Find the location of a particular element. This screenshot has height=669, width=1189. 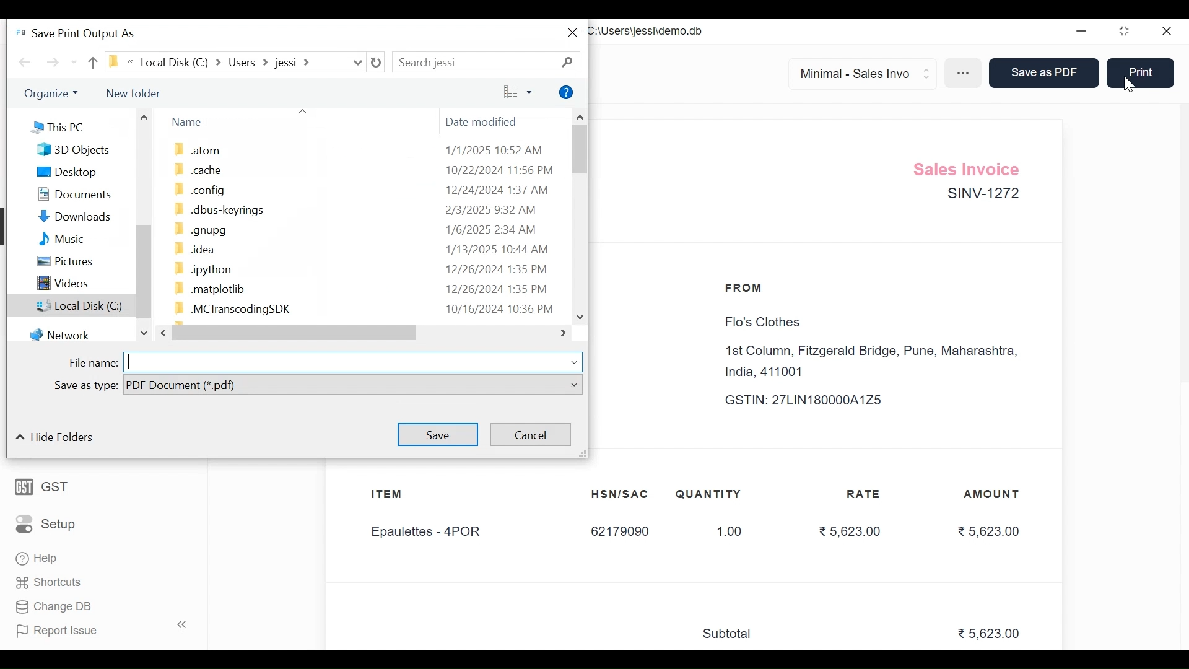

.idea is located at coordinates (191, 249).